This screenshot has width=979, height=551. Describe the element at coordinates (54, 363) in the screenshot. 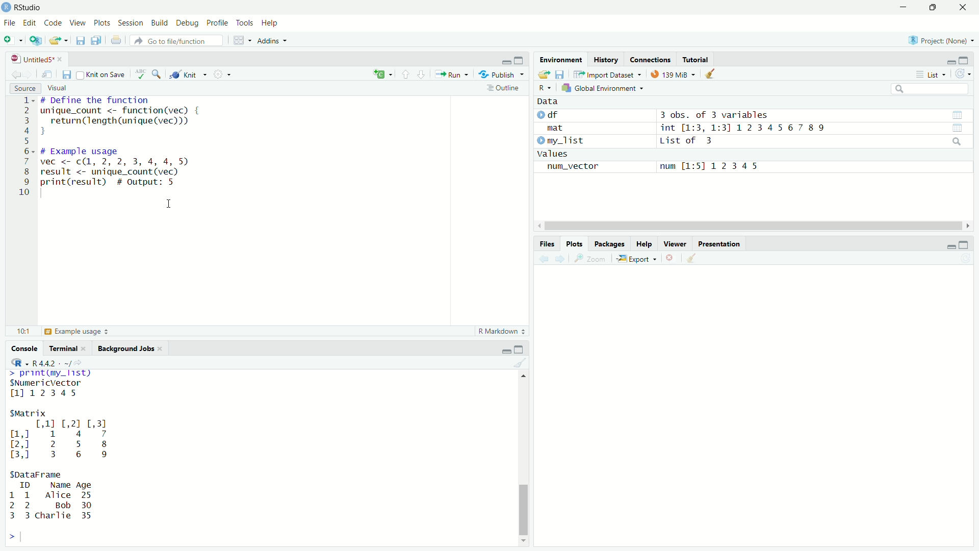

I see `R 4.4.2 . ~/` at that location.